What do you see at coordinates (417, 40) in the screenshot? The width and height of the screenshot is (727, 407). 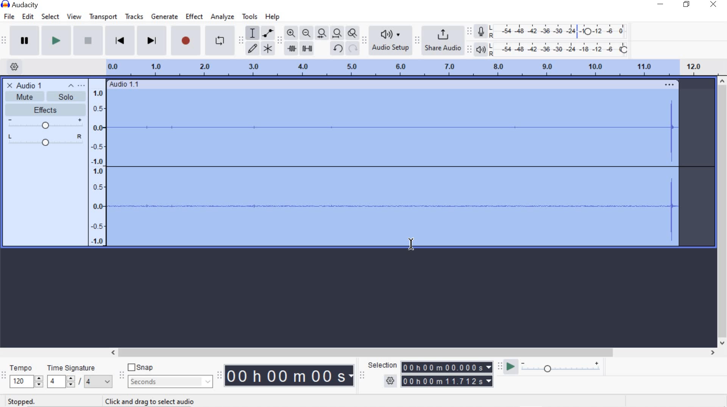 I see `Share audio toolbar` at bounding box center [417, 40].